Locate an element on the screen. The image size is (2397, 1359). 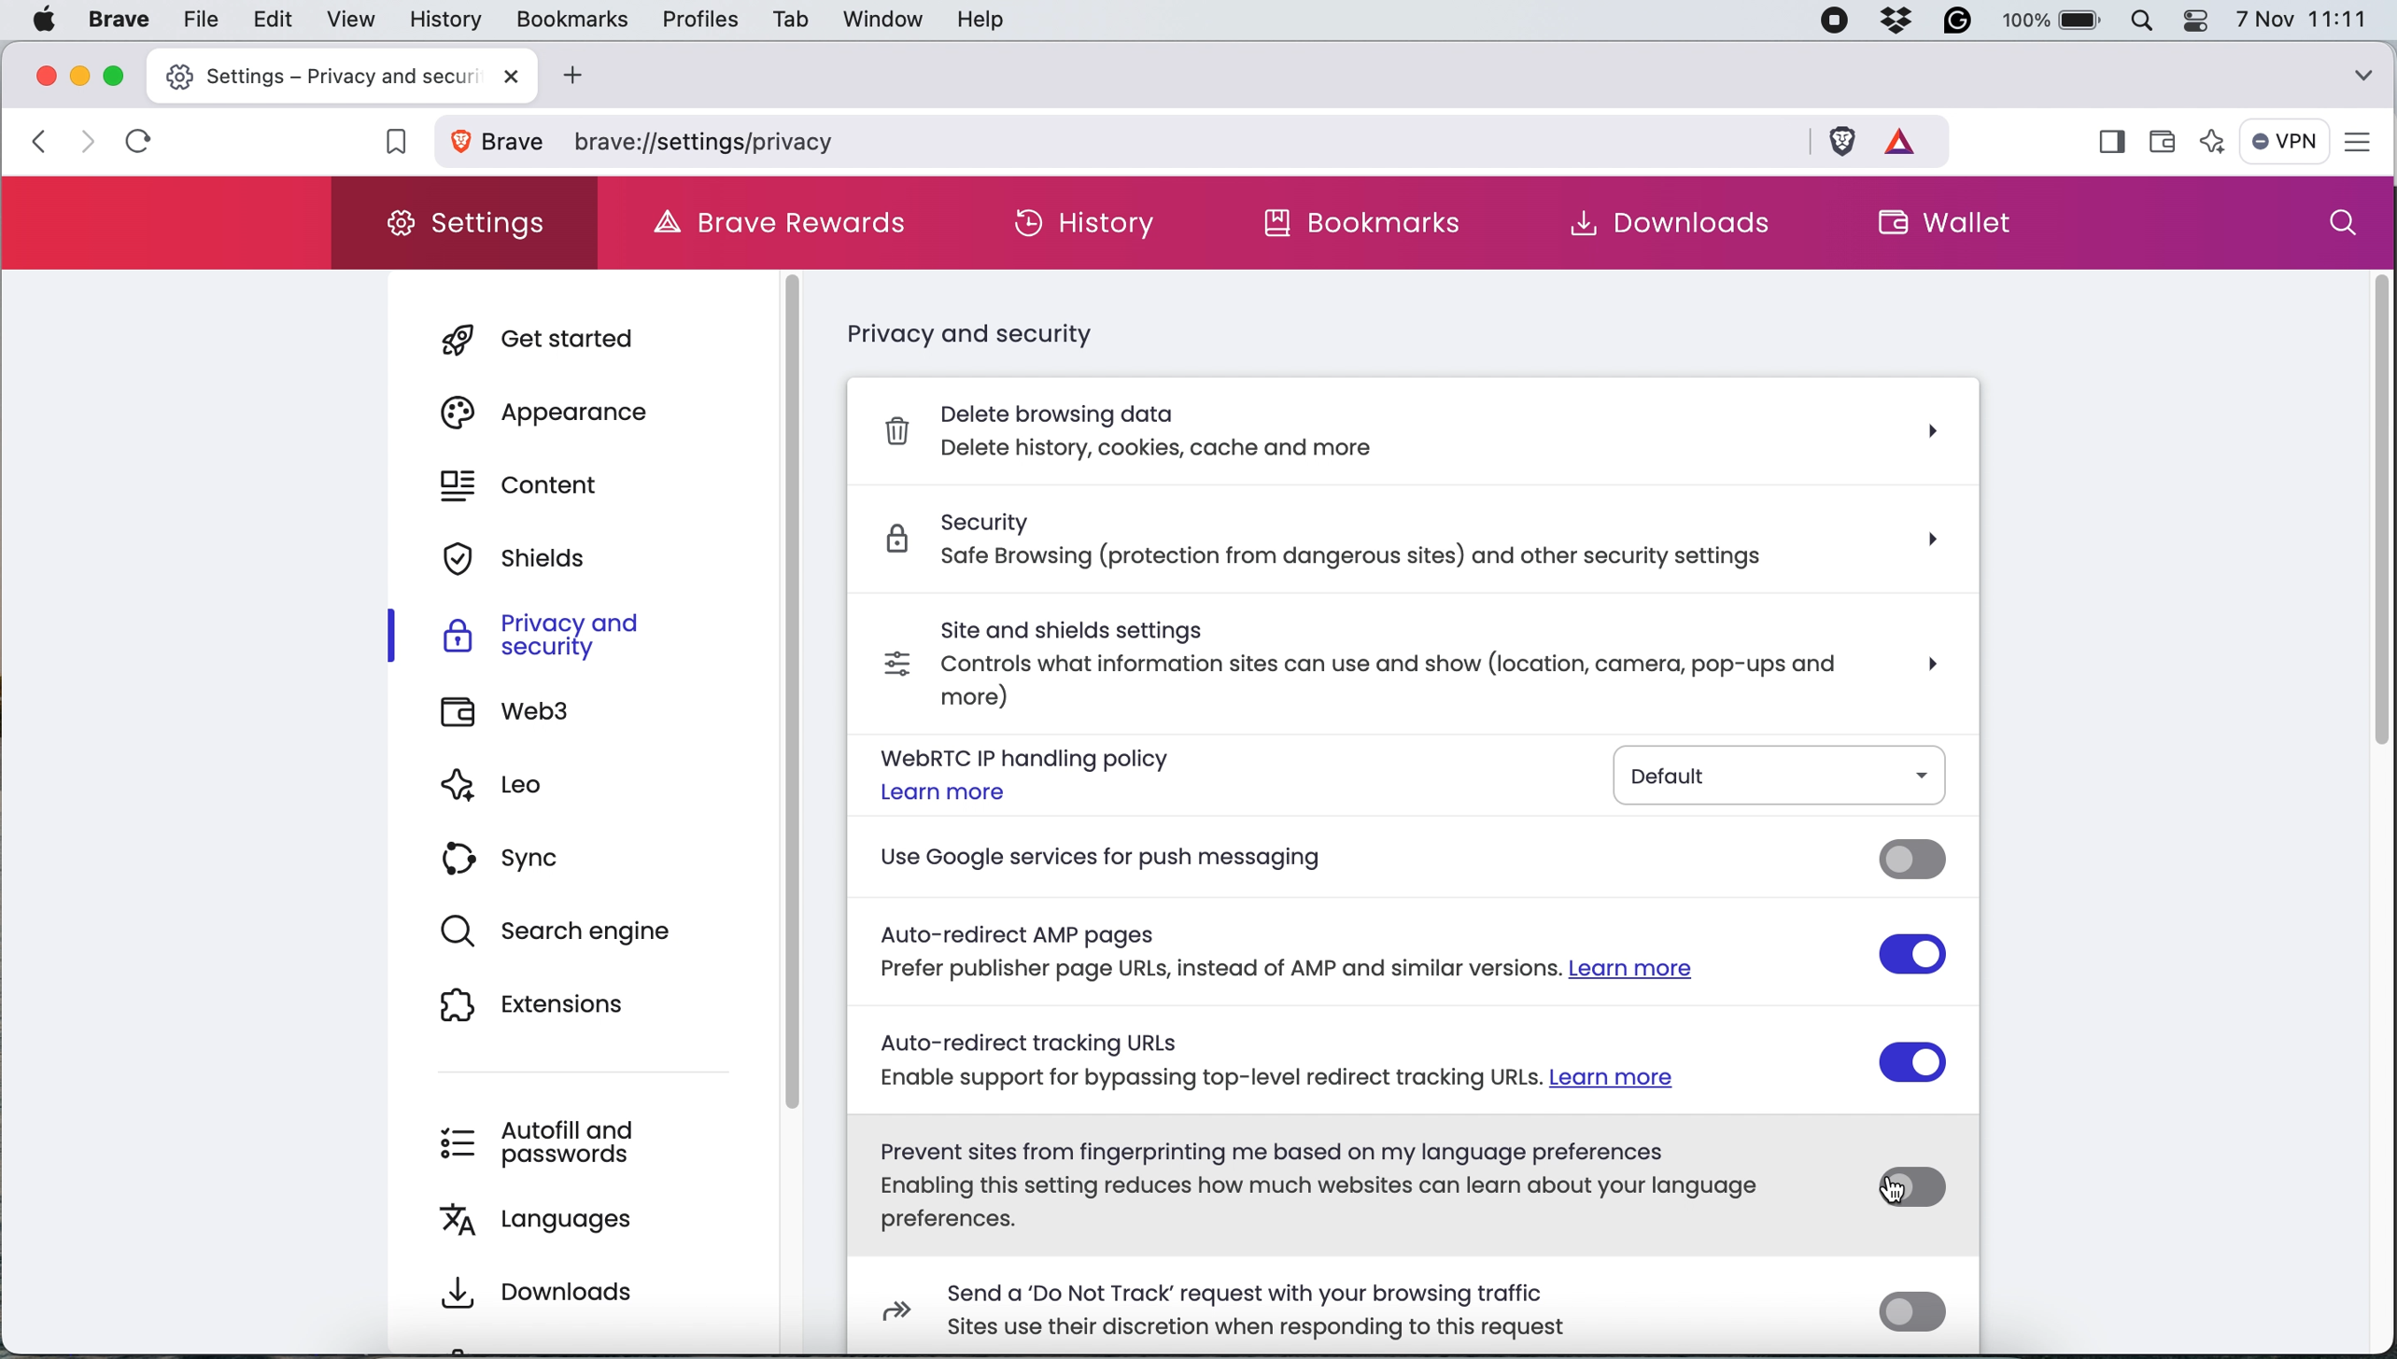
use google services for push messaging is located at coordinates (1357, 860).